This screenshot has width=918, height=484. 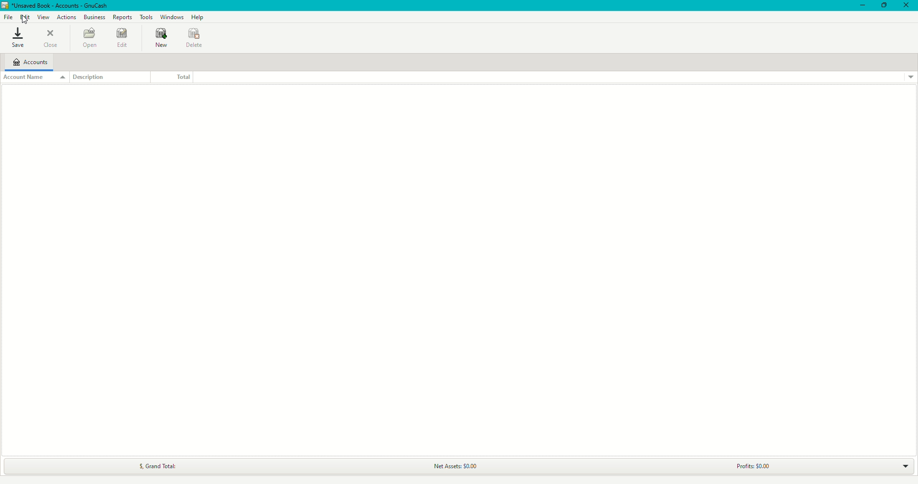 What do you see at coordinates (54, 40) in the screenshot?
I see `Close` at bounding box center [54, 40].